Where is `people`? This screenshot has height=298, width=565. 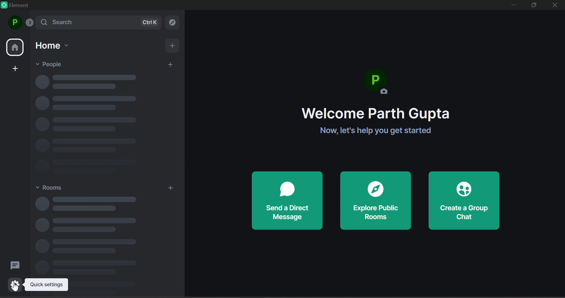
people is located at coordinates (52, 64).